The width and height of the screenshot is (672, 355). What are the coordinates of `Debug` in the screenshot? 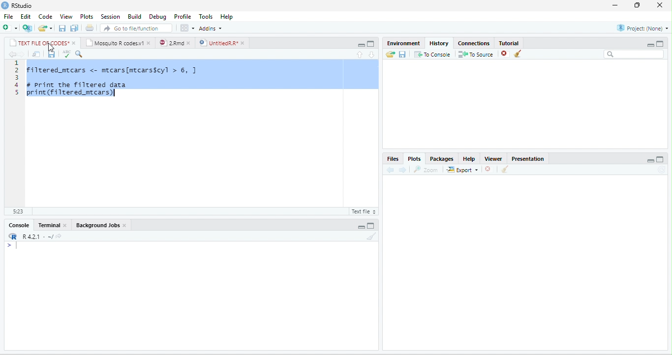 It's located at (157, 17).